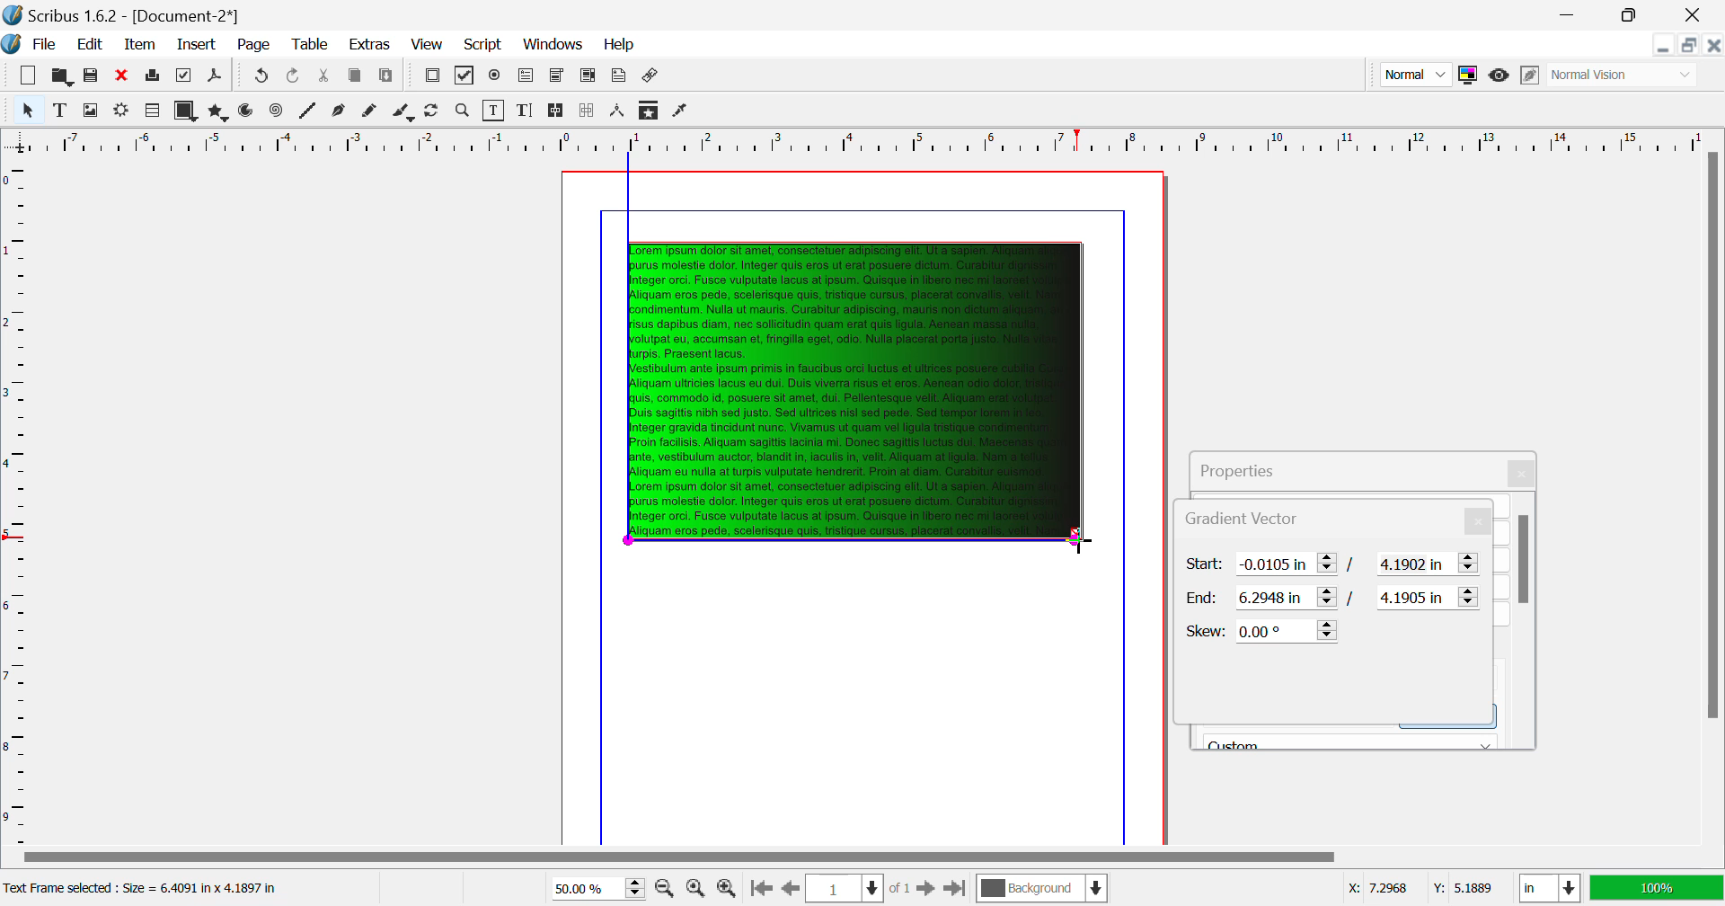 The width and height of the screenshot is (1725, 906). I want to click on Zoom to 100%, so click(695, 888).